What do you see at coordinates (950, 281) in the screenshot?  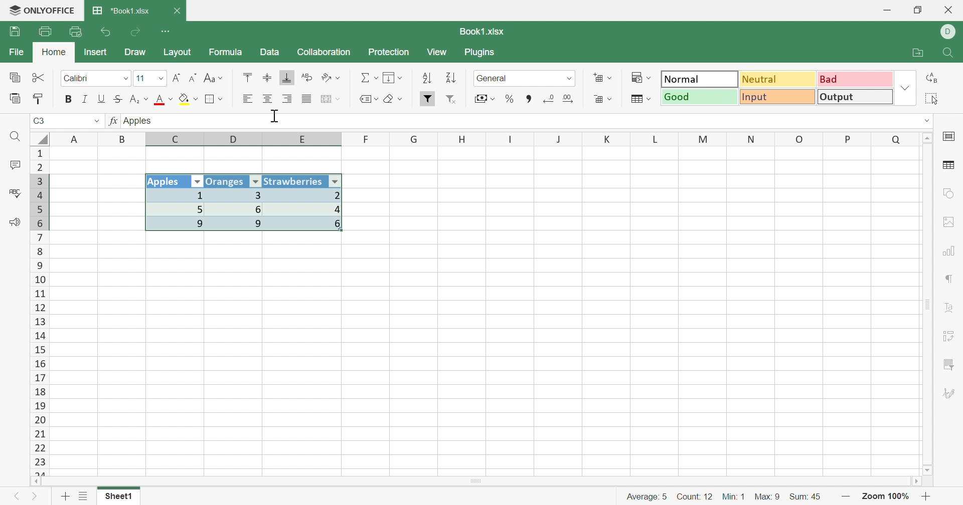 I see `Paragraph settings` at bounding box center [950, 281].